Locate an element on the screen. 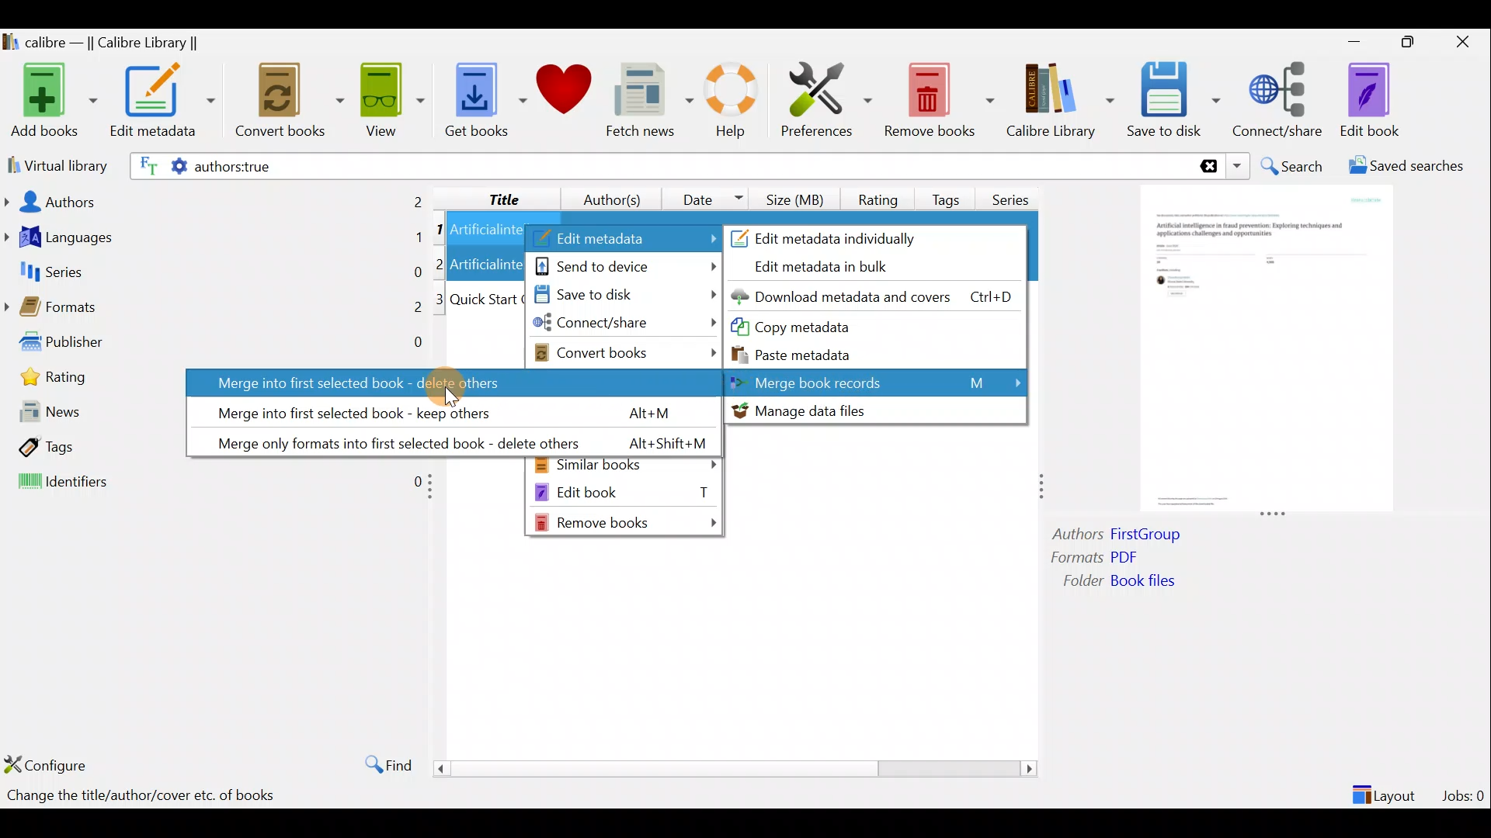  Maximize is located at coordinates (1415, 43).